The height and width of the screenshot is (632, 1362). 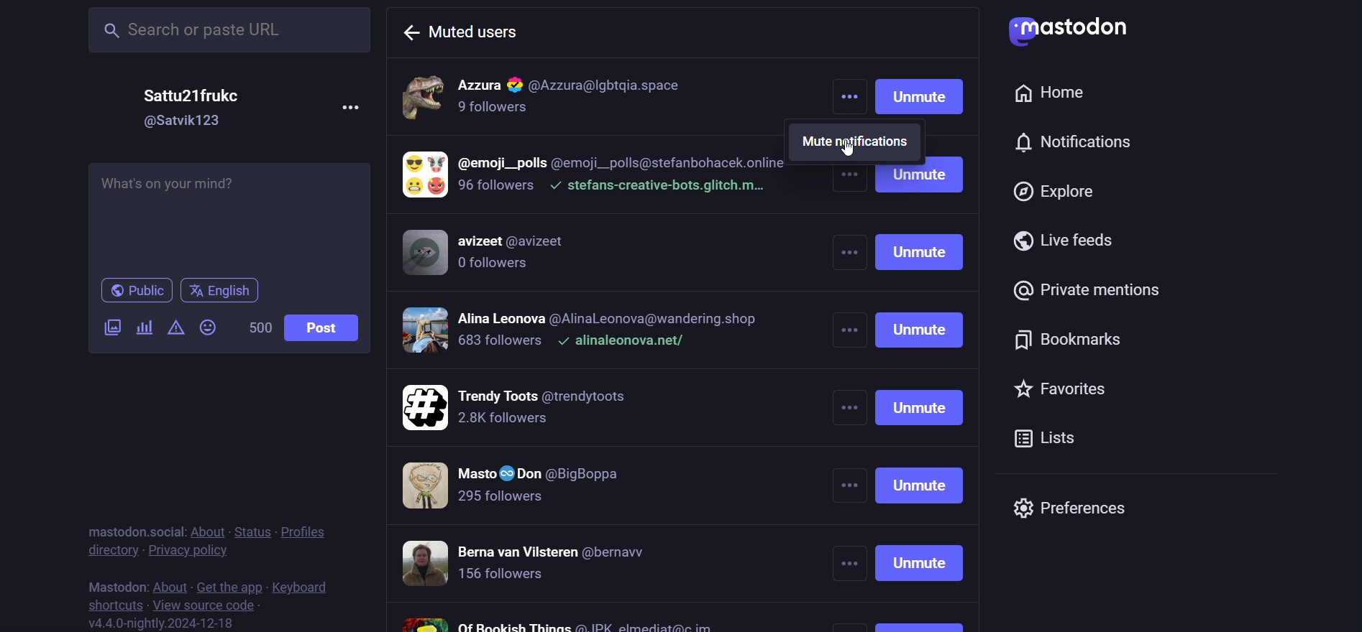 I want to click on keyboard, so click(x=309, y=587).